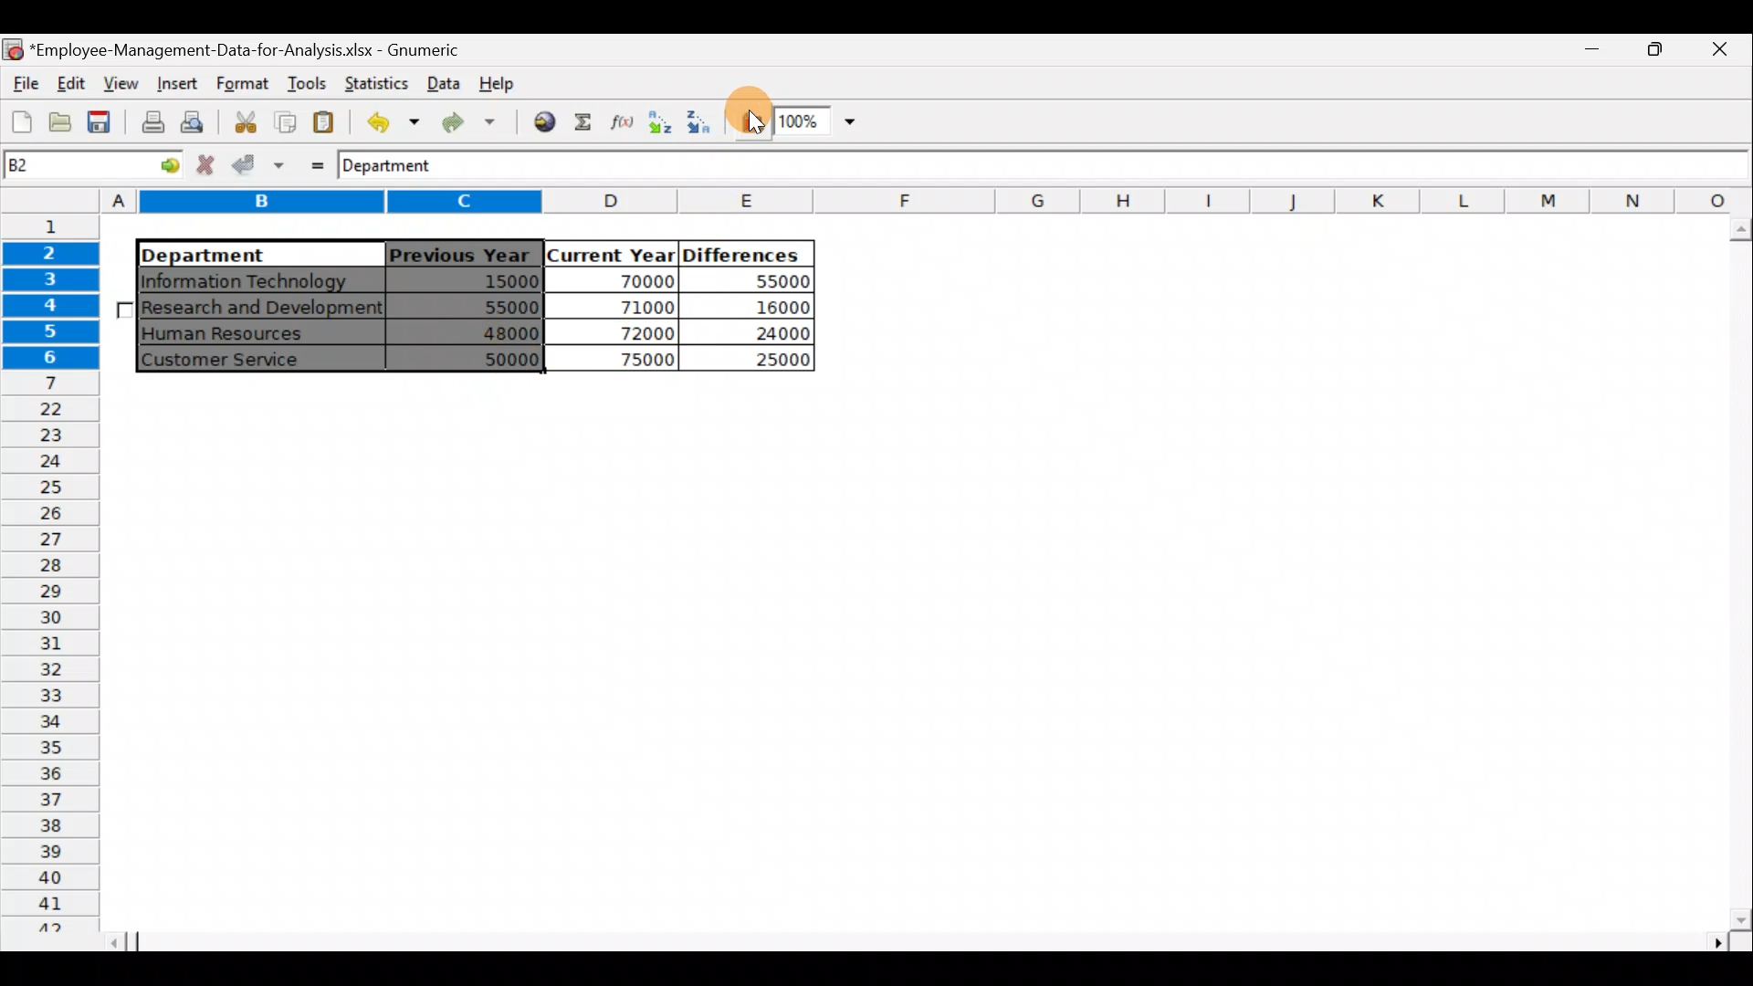 The image size is (1753, 986). What do you see at coordinates (22, 121) in the screenshot?
I see `Create a new workbook` at bounding box center [22, 121].